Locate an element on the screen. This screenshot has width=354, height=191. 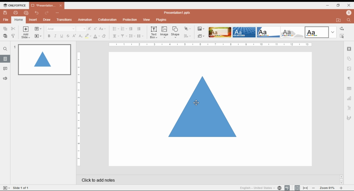
fit to slide is located at coordinates (297, 188).